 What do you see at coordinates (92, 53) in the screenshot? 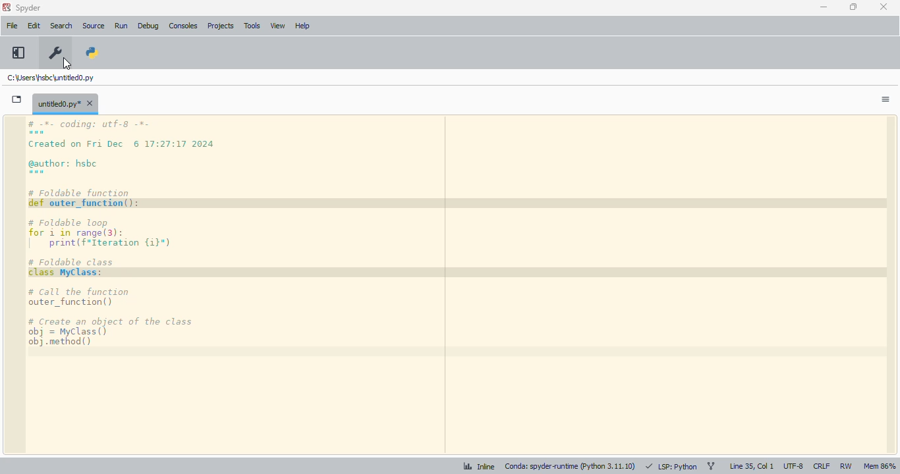
I see `PYTHONPATH manager` at bounding box center [92, 53].